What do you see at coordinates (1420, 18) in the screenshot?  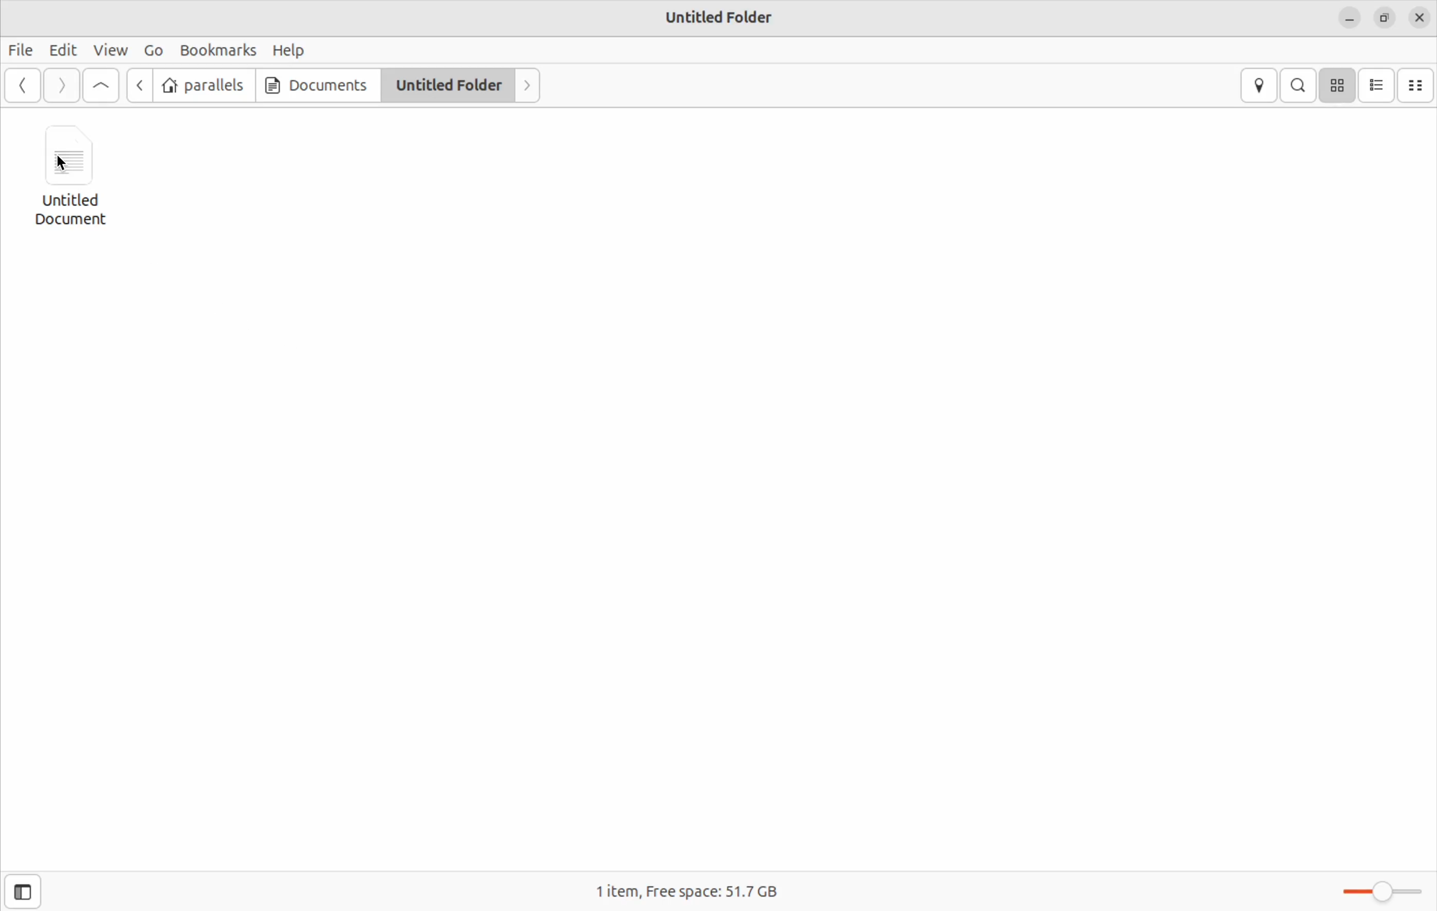 I see `close` at bounding box center [1420, 18].